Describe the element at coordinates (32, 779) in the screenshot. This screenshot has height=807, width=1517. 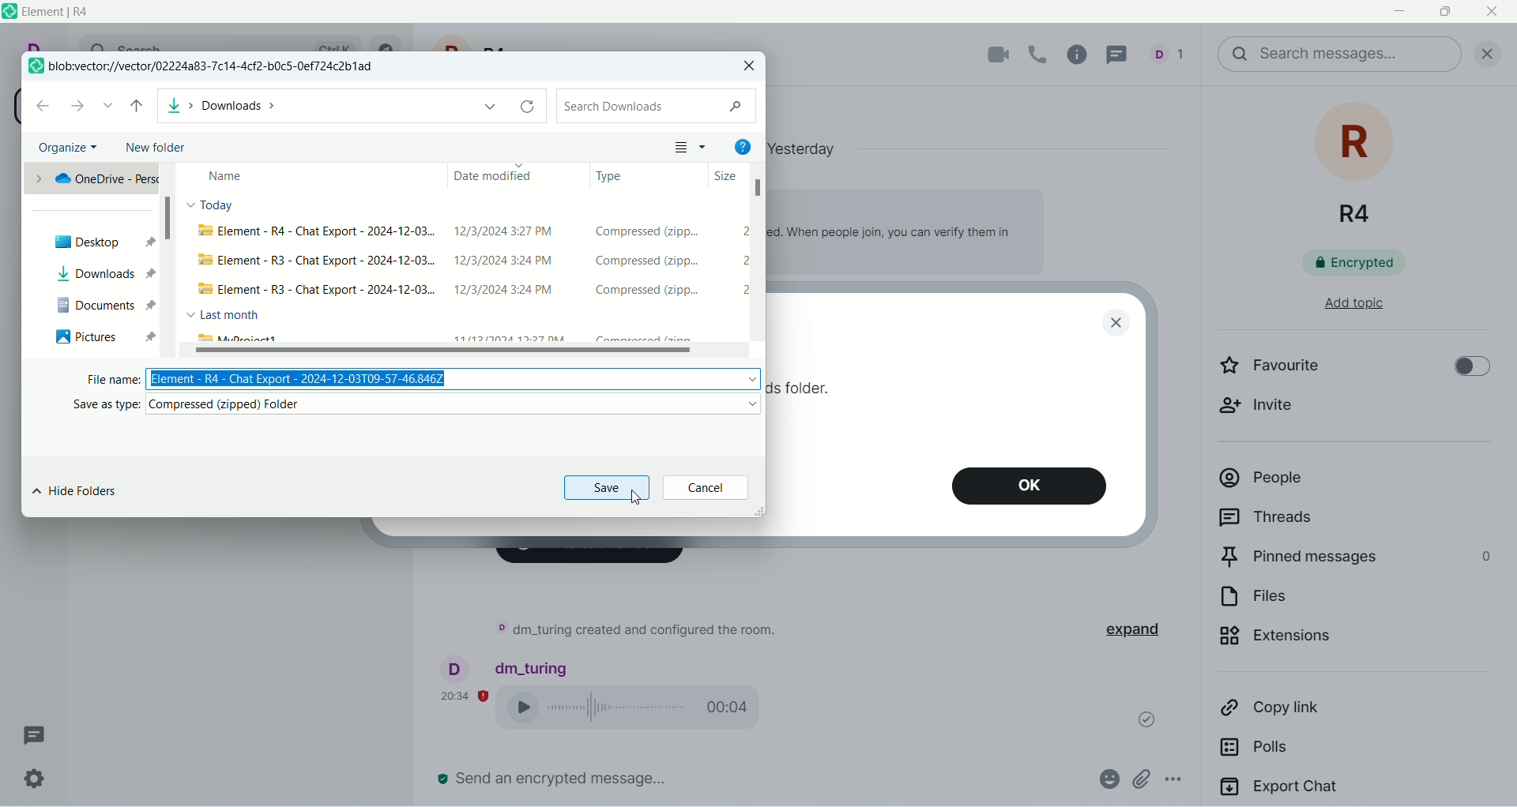
I see `settings` at that location.